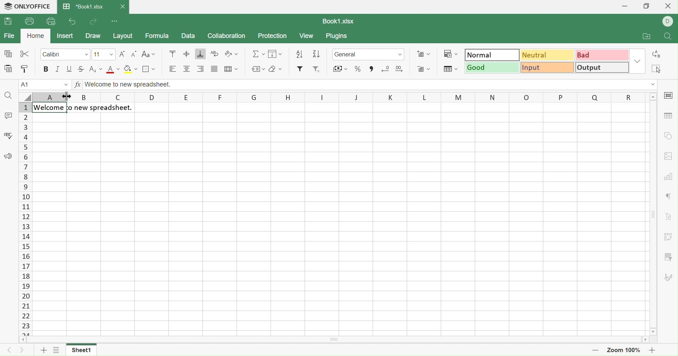 This screenshot has height=356, width=678. I want to click on Comma style, so click(371, 69).